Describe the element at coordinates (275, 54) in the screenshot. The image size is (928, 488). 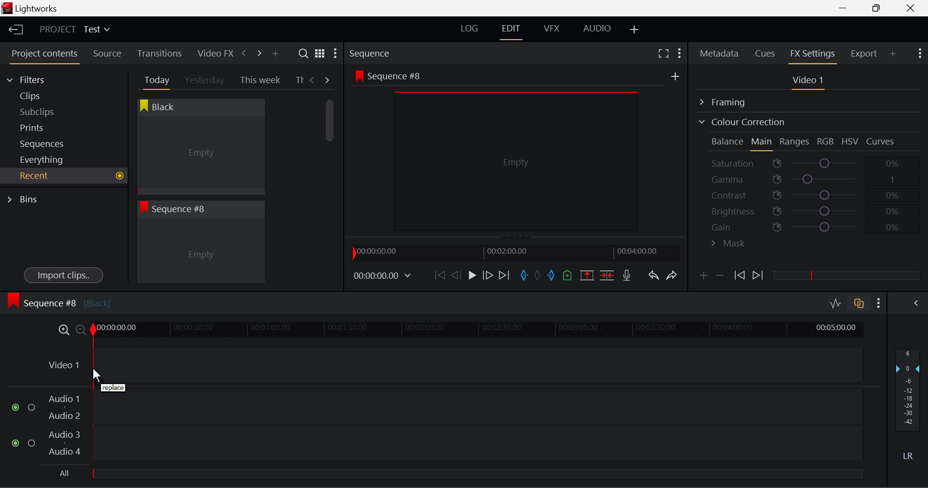
I see `Add Panel` at that location.